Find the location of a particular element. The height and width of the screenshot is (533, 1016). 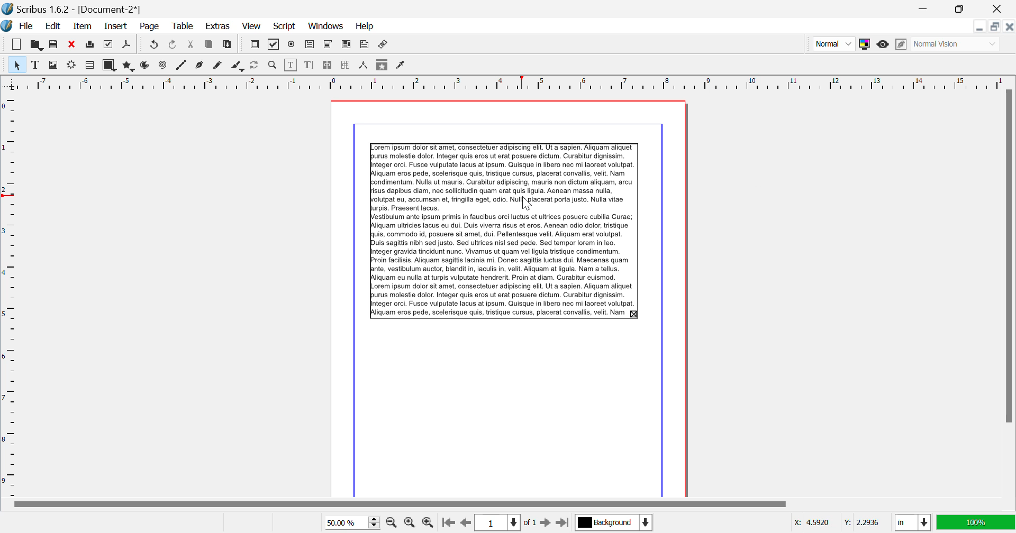

Cursor Position is located at coordinates (527, 202).